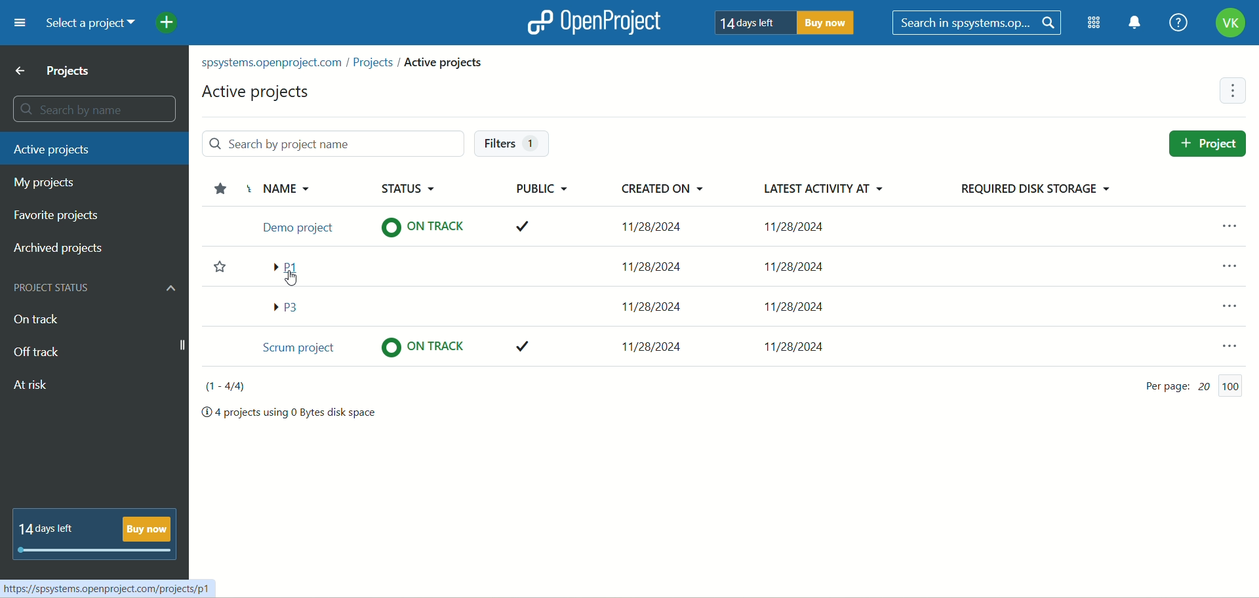  Describe the element at coordinates (509, 143) in the screenshot. I see `filters` at that location.